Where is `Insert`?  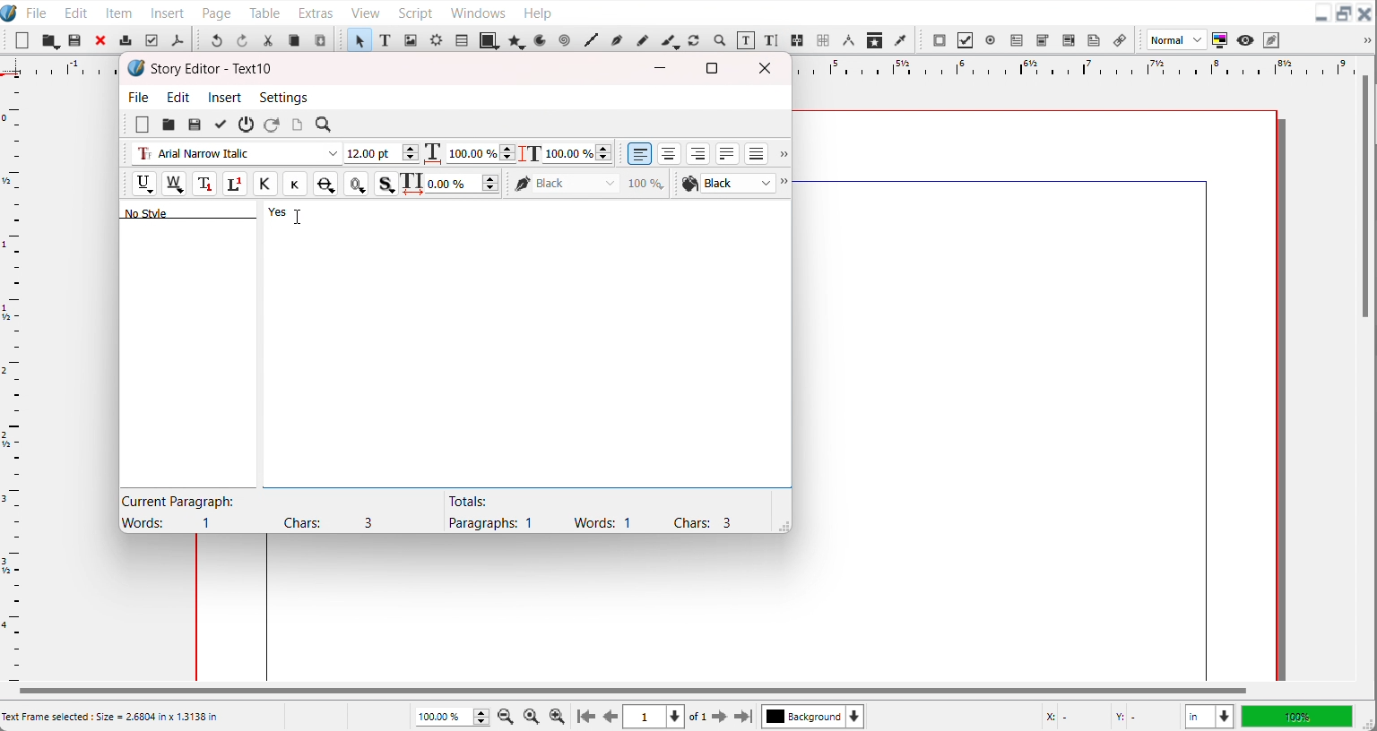 Insert is located at coordinates (226, 97).